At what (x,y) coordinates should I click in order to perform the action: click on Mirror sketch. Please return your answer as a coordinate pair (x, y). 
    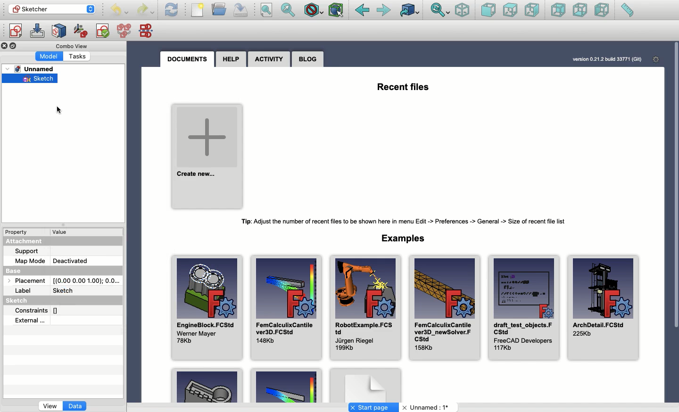
    Looking at the image, I should click on (148, 30).